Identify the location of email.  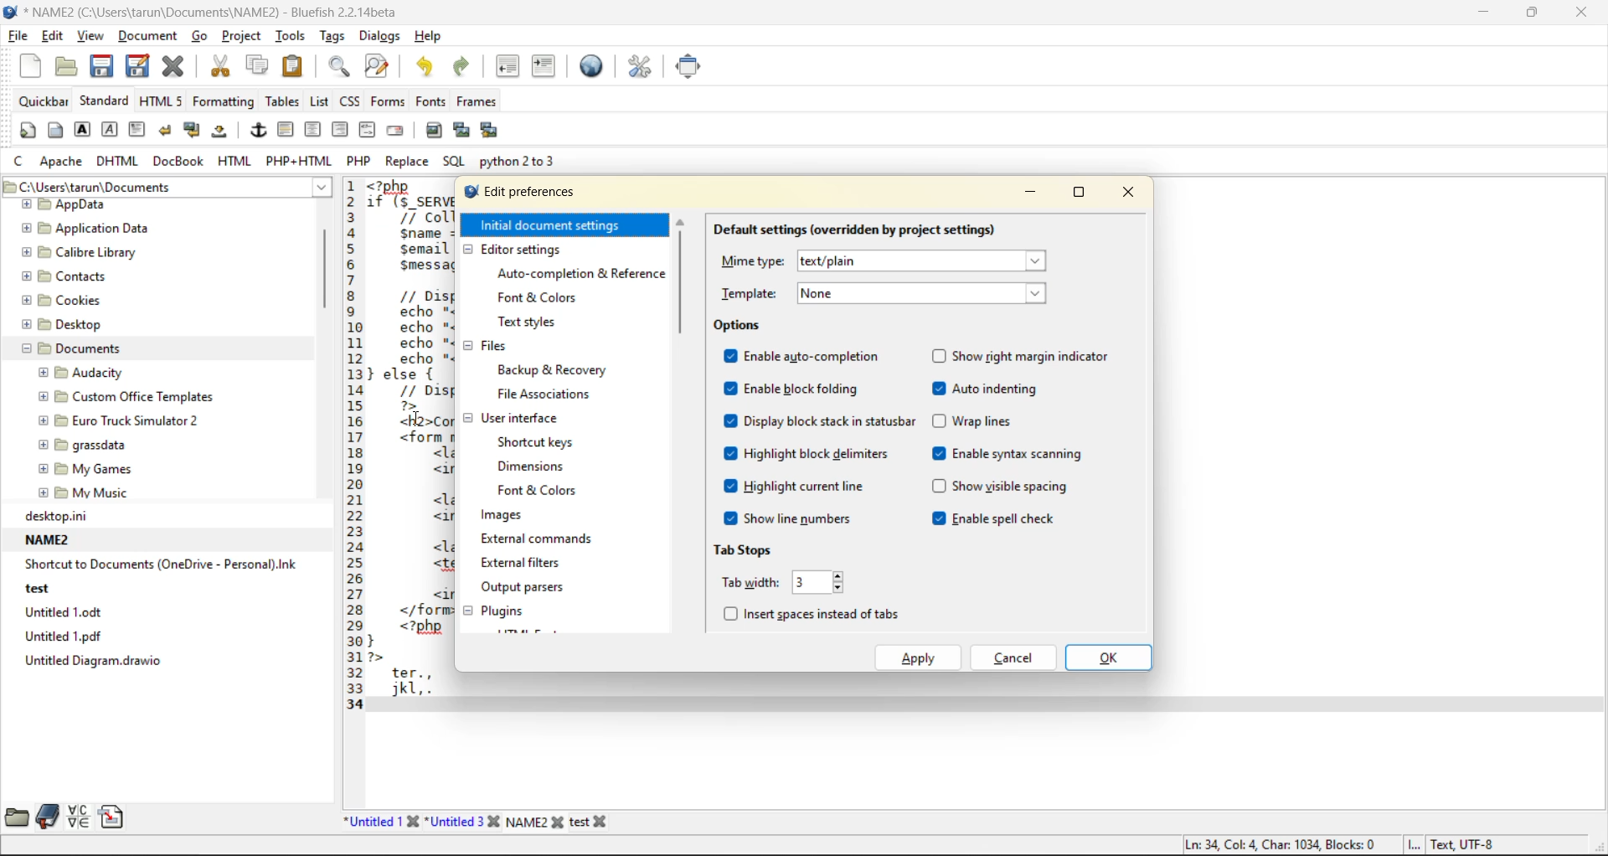
(398, 131).